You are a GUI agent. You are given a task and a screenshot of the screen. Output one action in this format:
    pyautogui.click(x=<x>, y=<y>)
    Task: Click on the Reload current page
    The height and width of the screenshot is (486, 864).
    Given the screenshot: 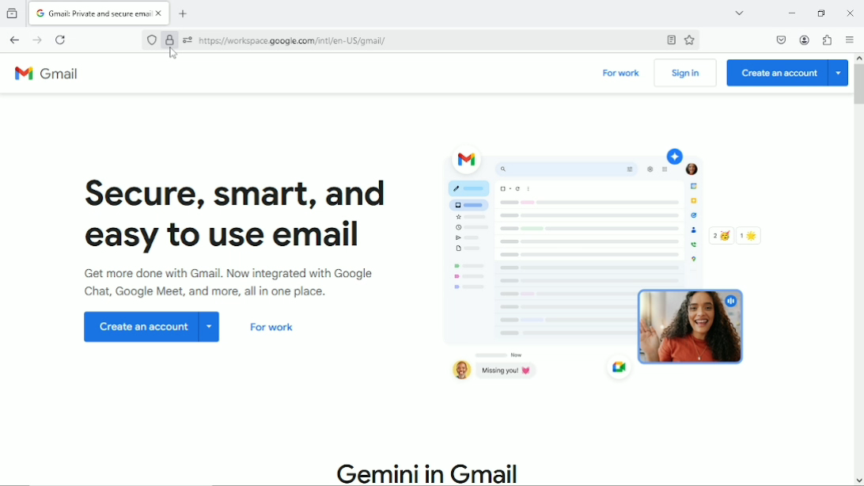 What is the action you would take?
    pyautogui.click(x=61, y=40)
    